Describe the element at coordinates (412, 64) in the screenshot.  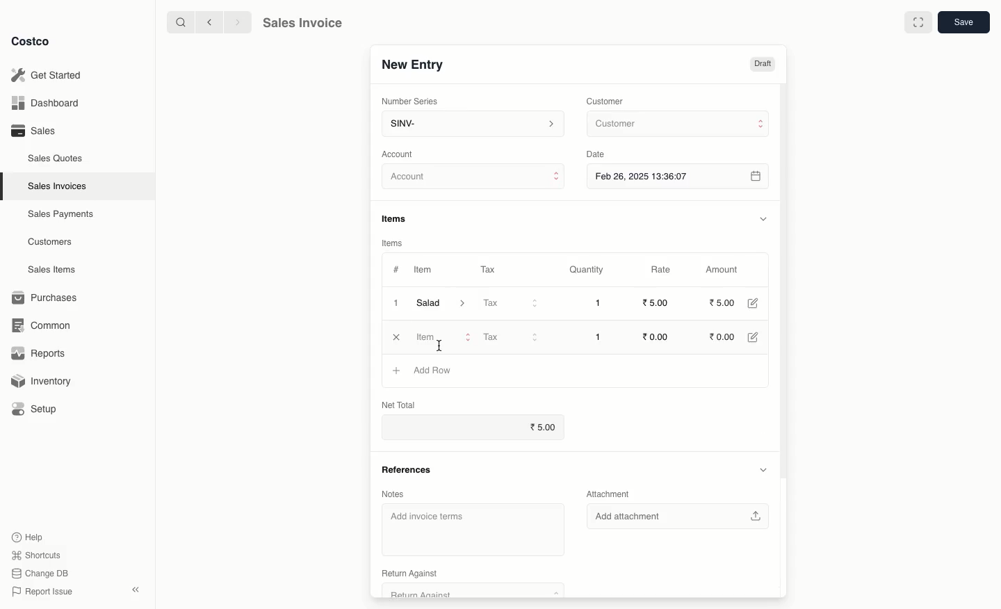
I see `New Entry` at that location.